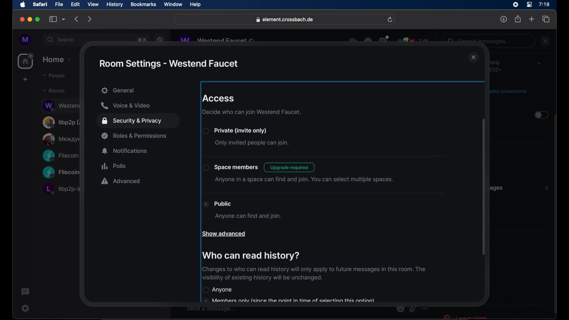  What do you see at coordinates (61, 189) in the screenshot?
I see `obscure` at bounding box center [61, 189].